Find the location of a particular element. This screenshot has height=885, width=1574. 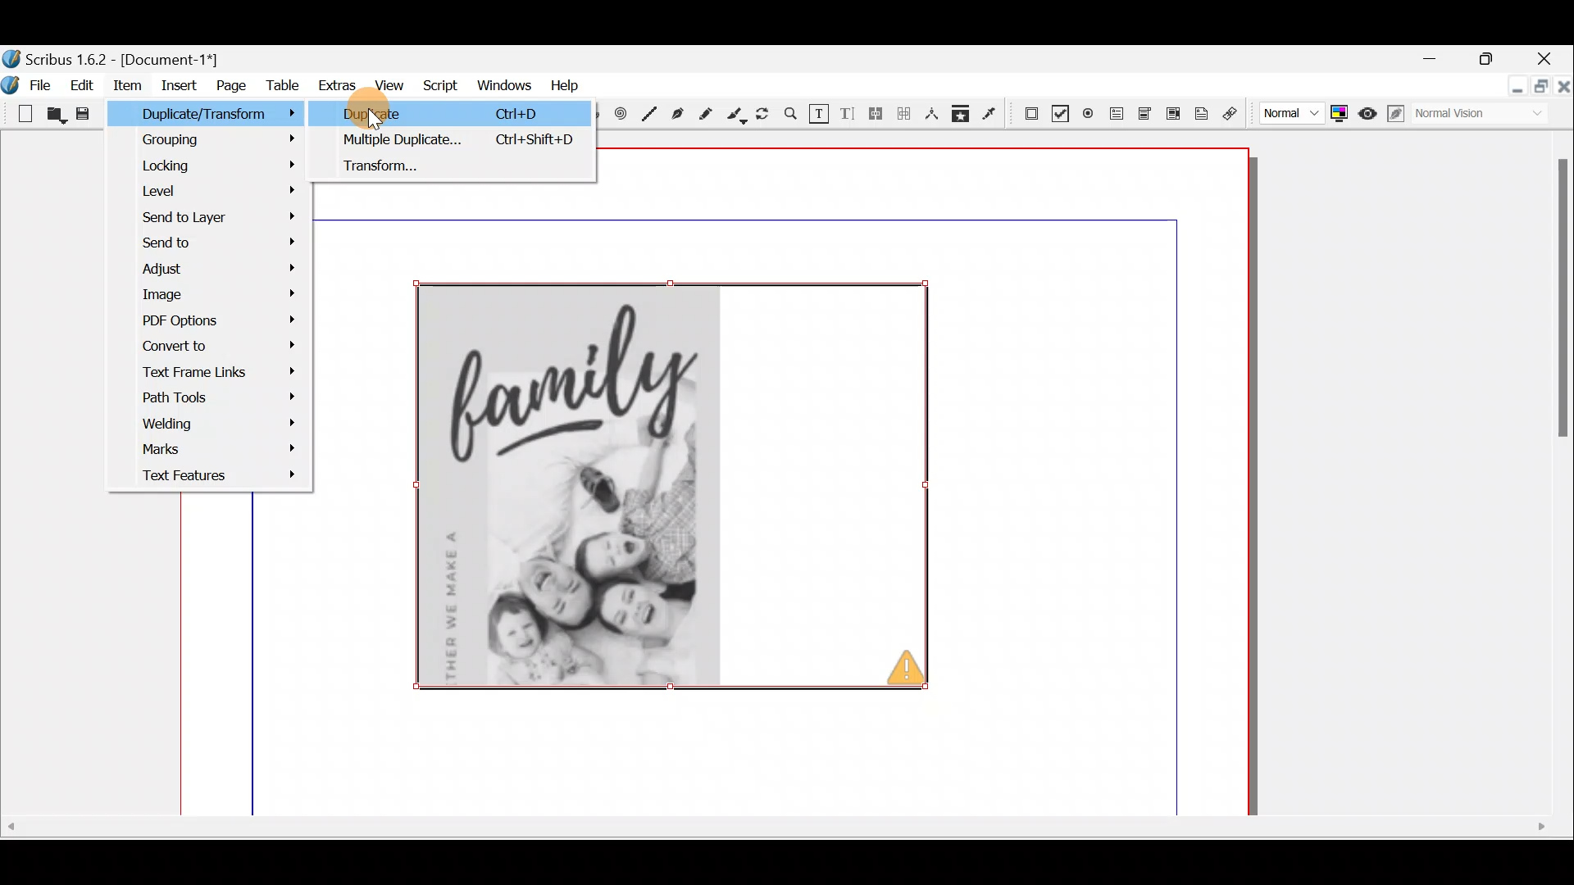

Spiral is located at coordinates (624, 116).